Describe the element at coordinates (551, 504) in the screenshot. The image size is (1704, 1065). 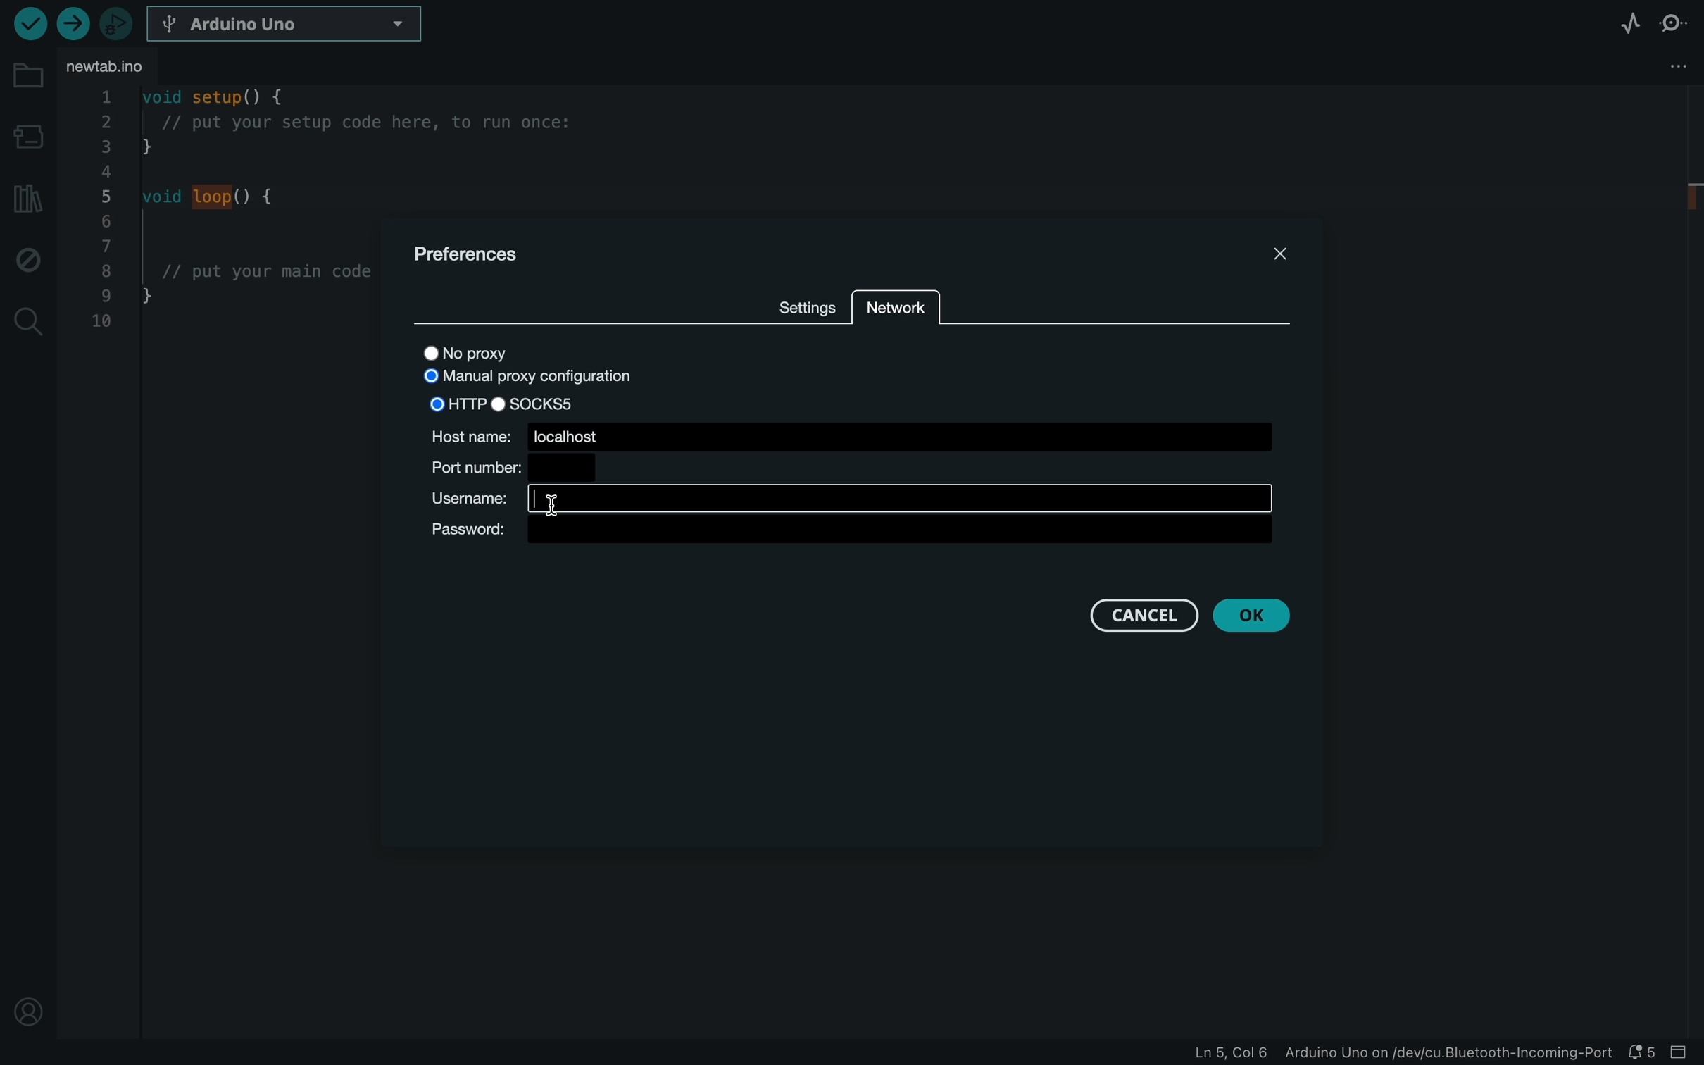
I see `cursor` at that location.